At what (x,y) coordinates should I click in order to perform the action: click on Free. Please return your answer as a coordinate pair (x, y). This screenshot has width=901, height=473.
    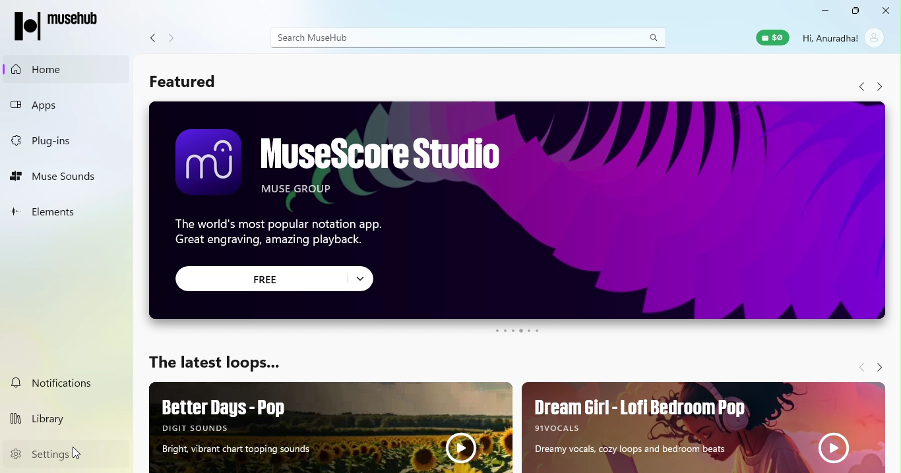
    Looking at the image, I should click on (274, 278).